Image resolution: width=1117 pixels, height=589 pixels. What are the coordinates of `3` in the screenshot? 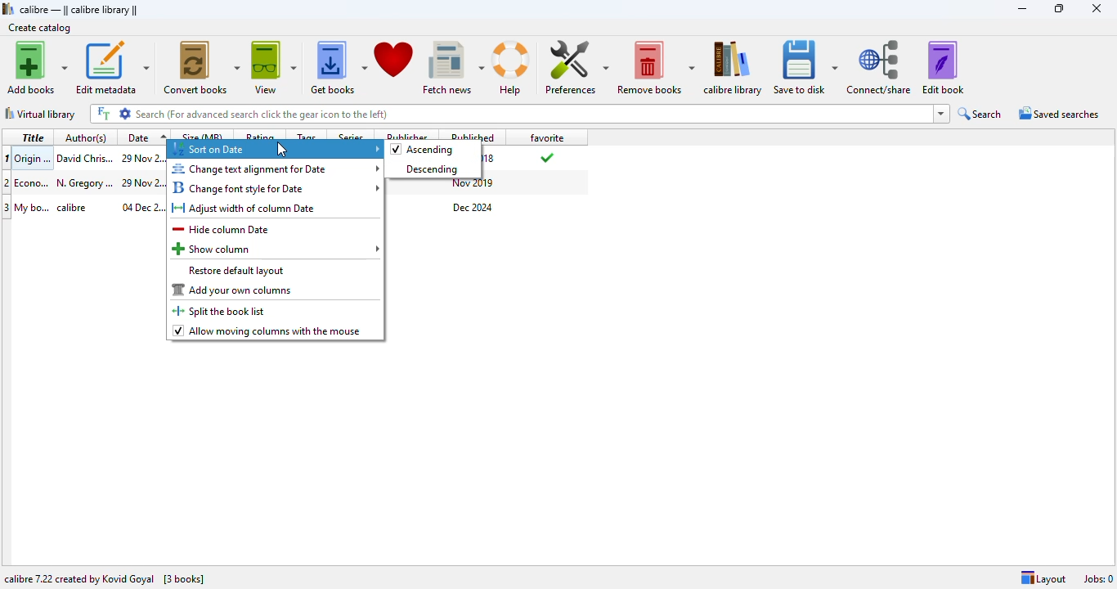 It's located at (7, 208).